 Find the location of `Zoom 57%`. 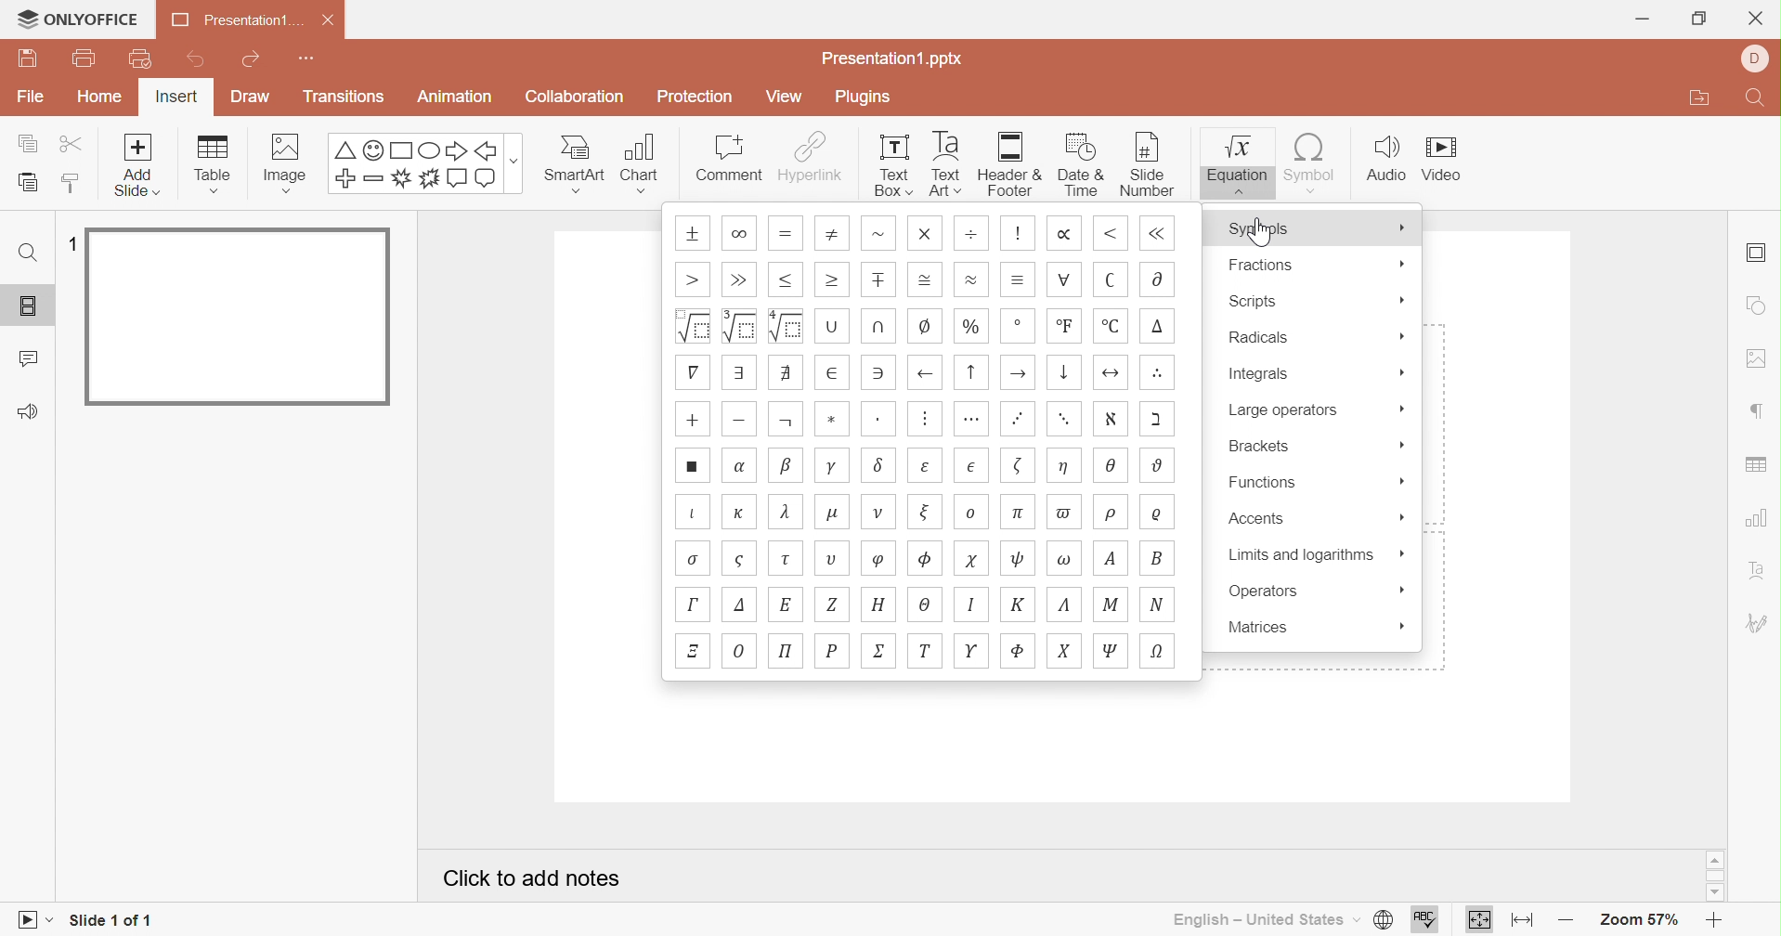

Zoom 57% is located at coordinates (1636, 918).